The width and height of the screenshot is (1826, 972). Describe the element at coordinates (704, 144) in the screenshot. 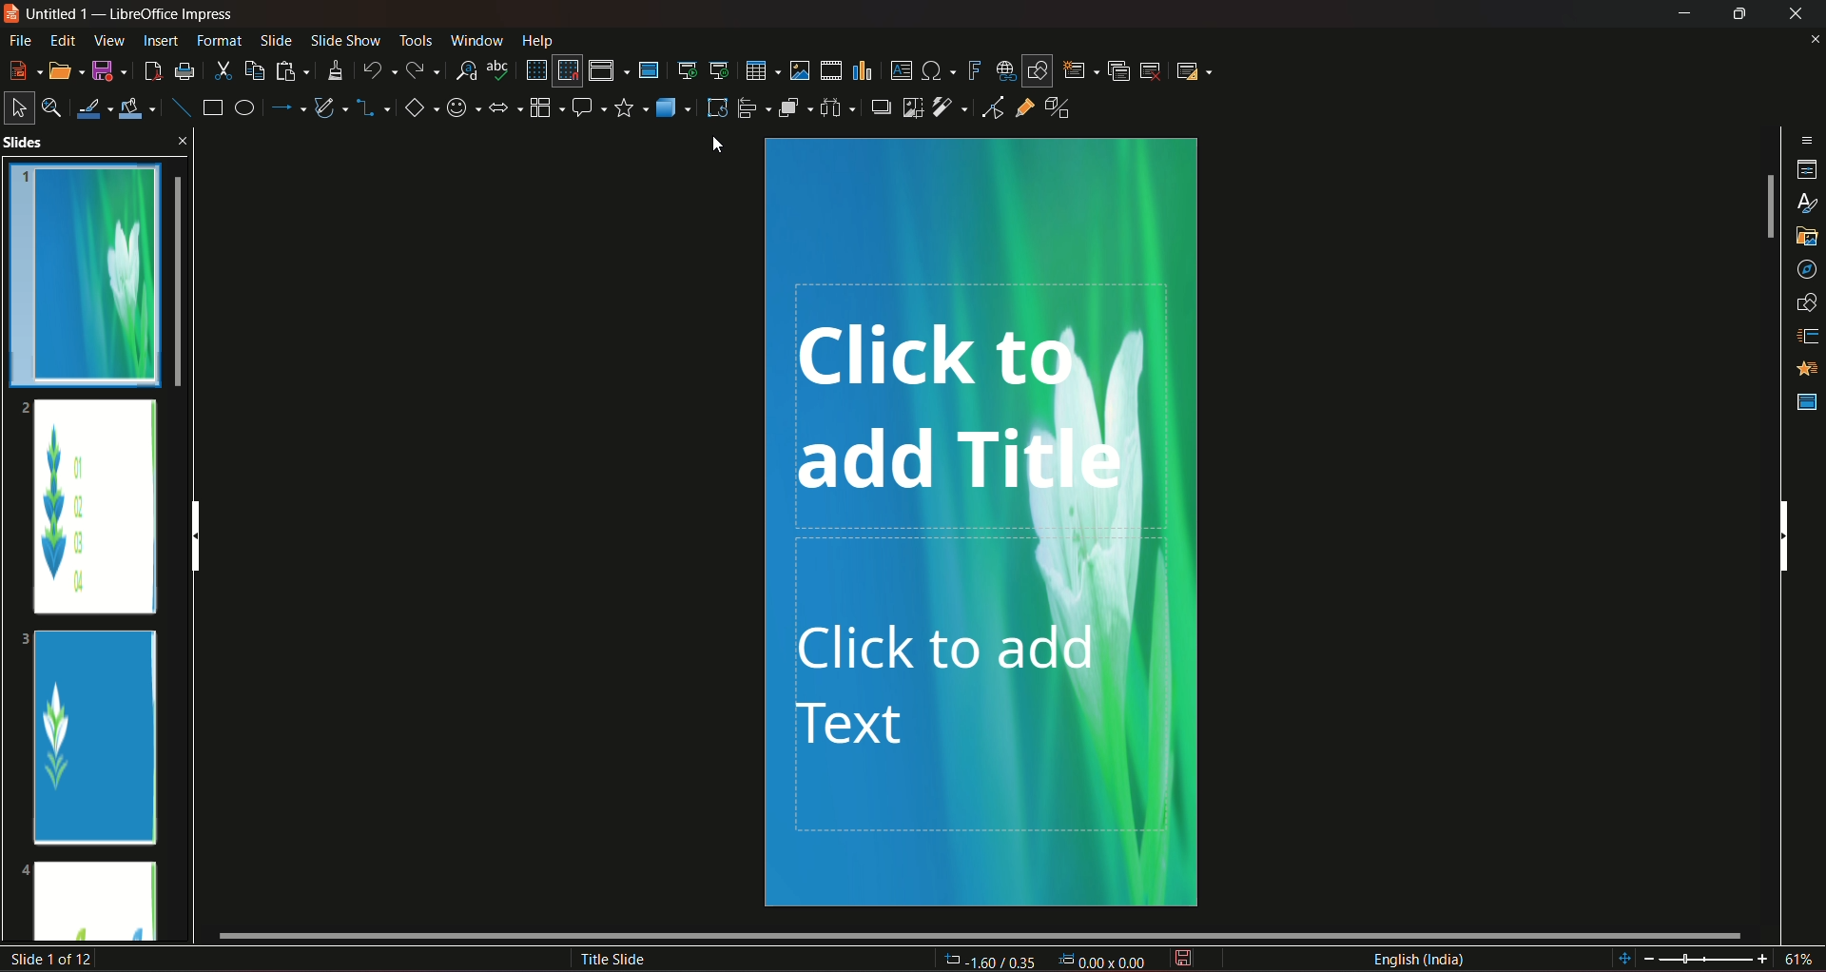

I see `cursor` at that location.